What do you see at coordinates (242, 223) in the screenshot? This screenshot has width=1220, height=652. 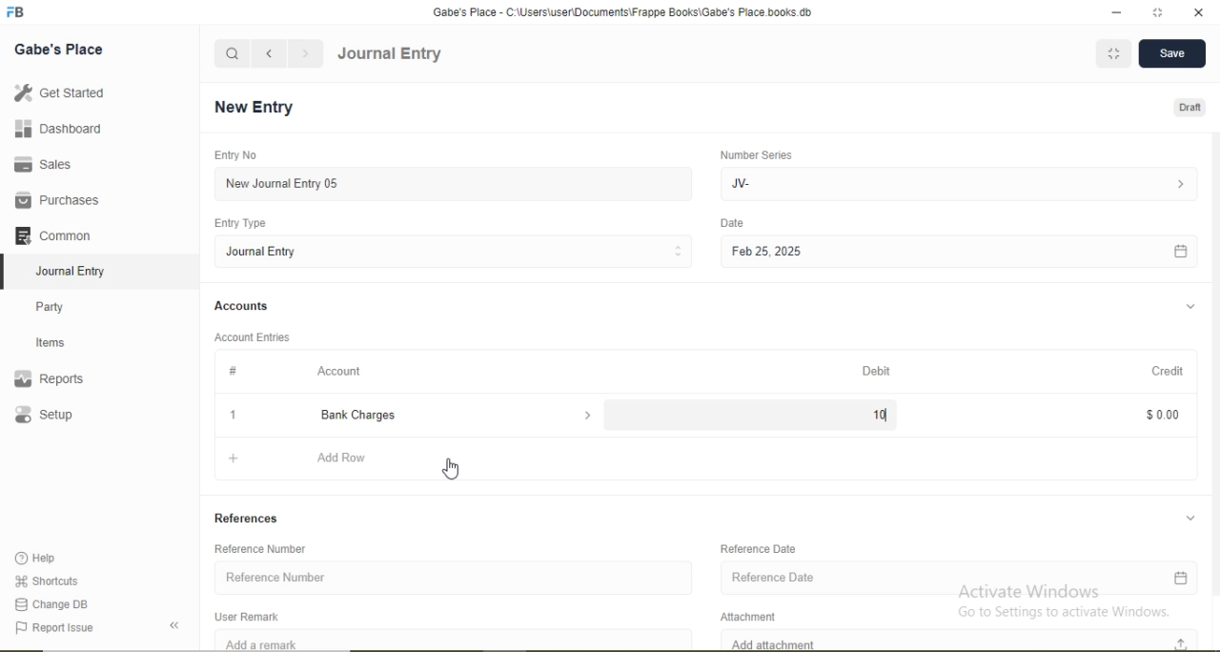 I see `Entry Type` at bounding box center [242, 223].